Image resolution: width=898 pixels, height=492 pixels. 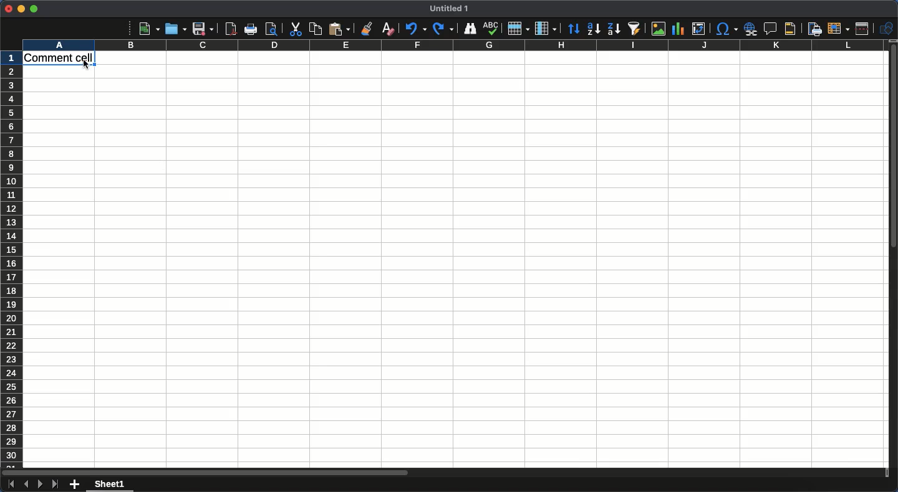 I want to click on Clear formatting, so click(x=390, y=29).